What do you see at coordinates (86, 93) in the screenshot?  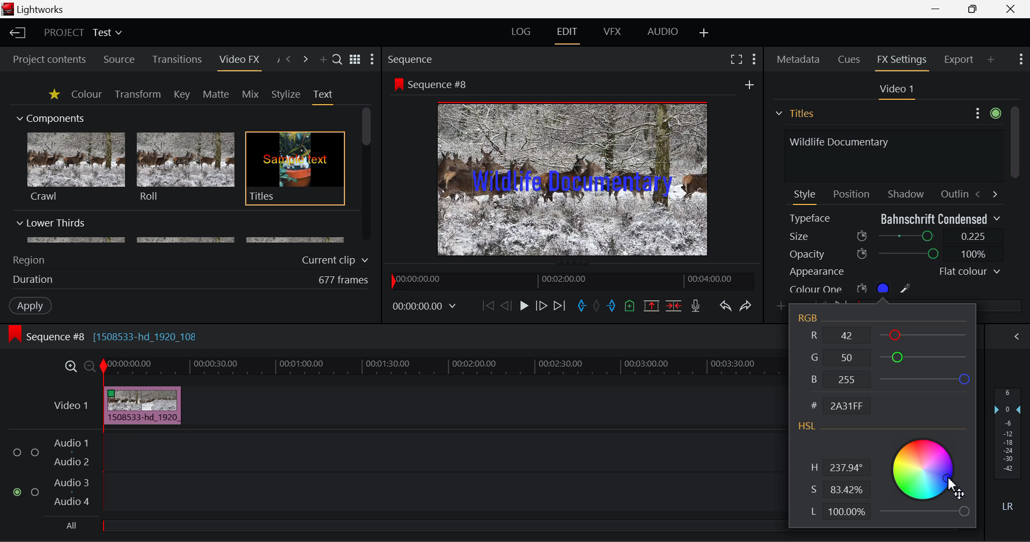 I see `Colour` at bounding box center [86, 93].